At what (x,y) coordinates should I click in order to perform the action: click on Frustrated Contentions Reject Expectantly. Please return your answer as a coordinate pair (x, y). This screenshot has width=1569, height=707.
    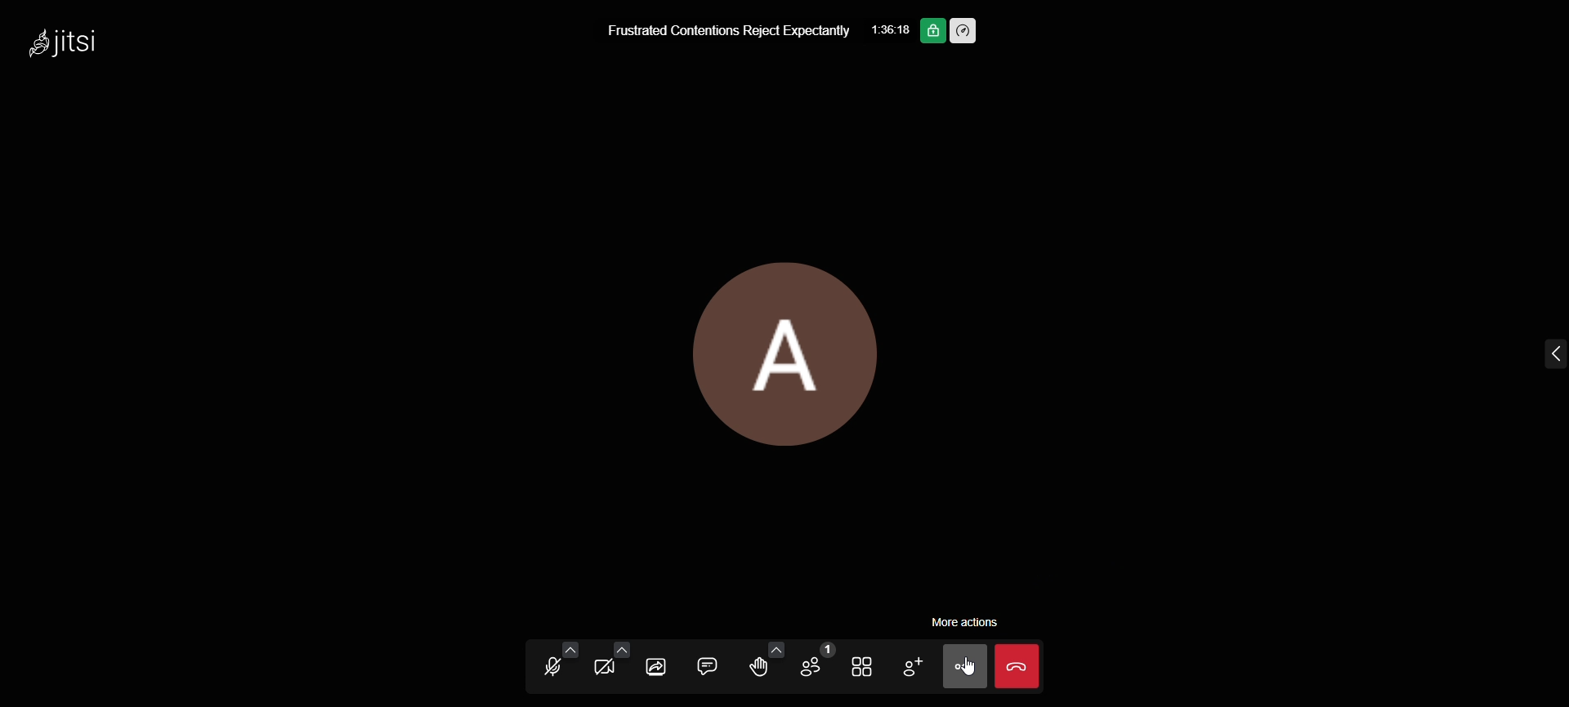
    Looking at the image, I should click on (729, 34).